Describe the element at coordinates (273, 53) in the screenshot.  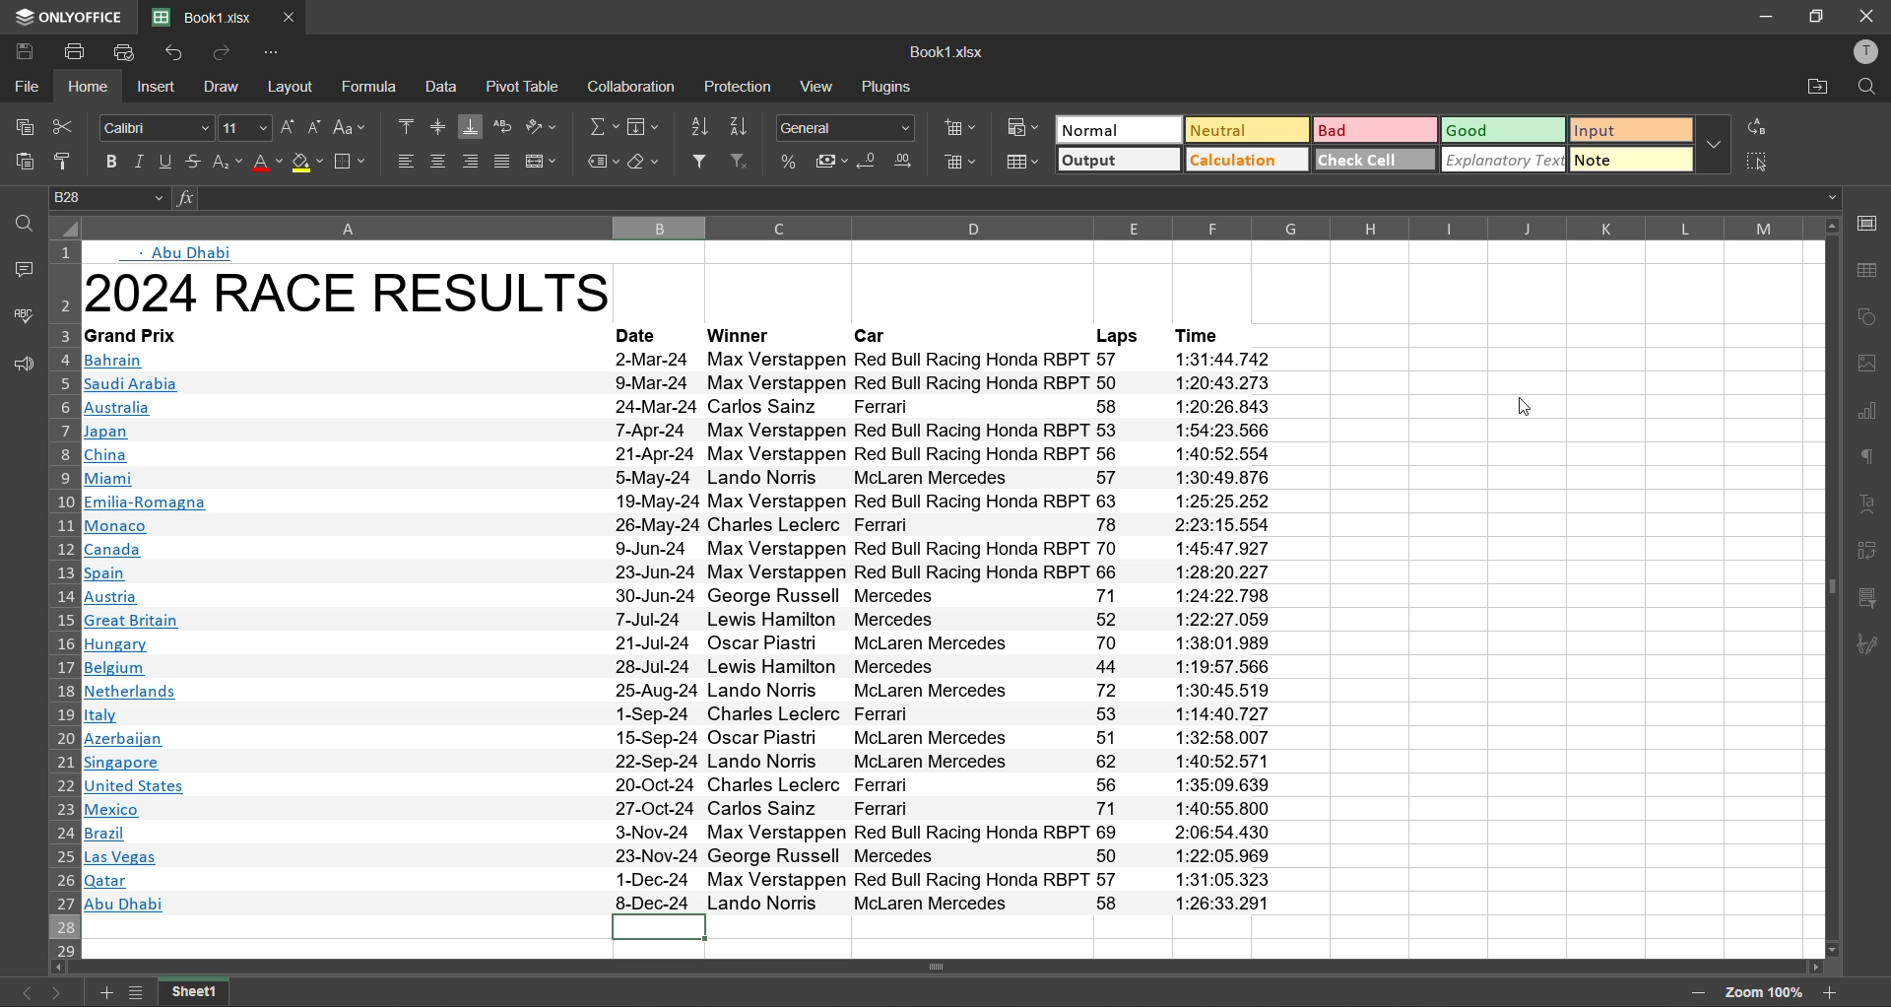
I see `customize quick access toolbar` at that location.